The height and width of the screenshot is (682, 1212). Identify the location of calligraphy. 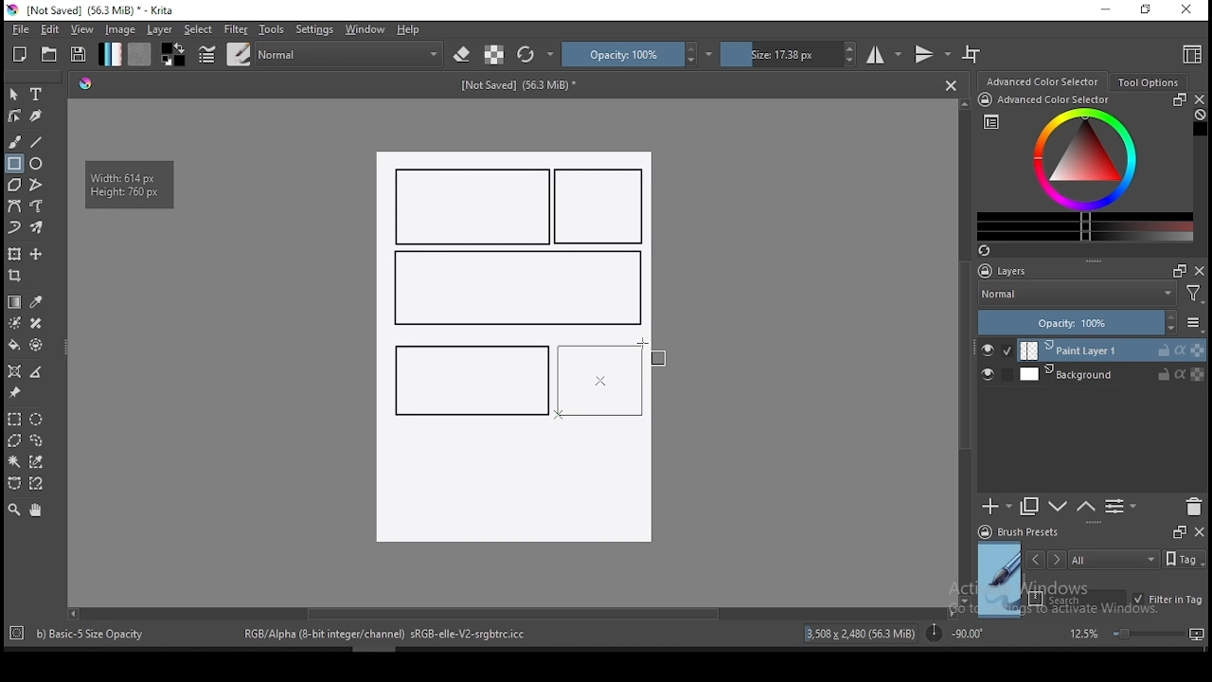
(37, 115).